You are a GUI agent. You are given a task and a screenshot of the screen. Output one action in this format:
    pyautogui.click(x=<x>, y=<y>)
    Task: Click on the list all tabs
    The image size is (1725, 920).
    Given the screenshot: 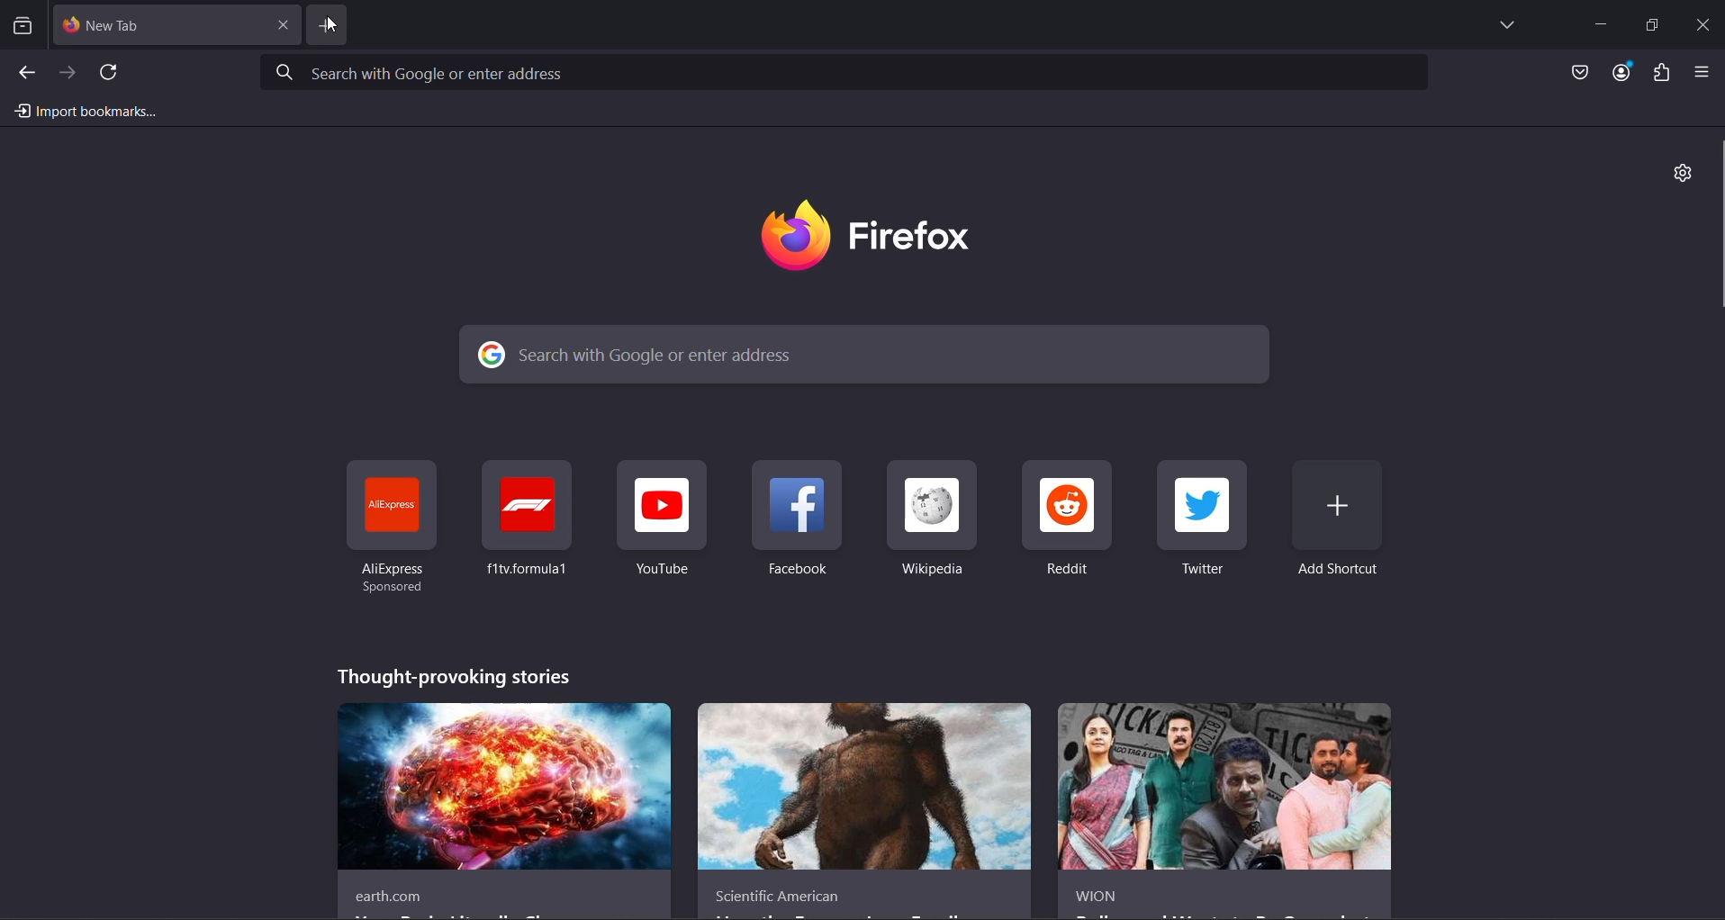 What is the action you would take?
    pyautogui.click(x=1502, y=27)
    